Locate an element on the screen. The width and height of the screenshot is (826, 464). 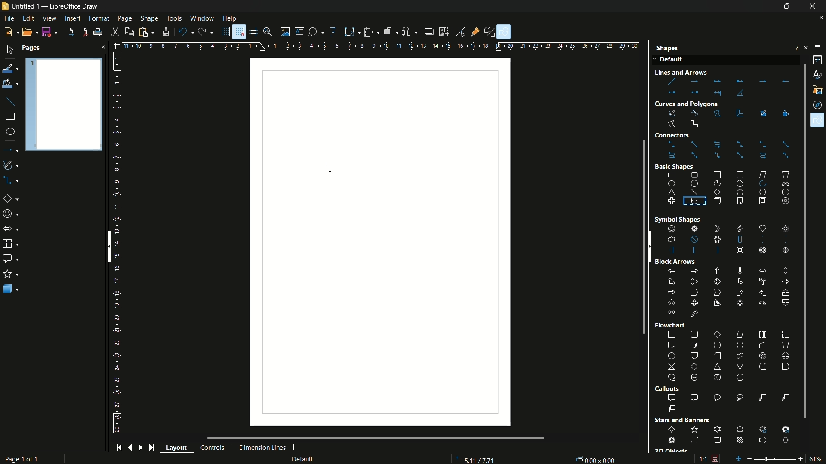
toggle point edit mode is located at coordinates (461, 32).